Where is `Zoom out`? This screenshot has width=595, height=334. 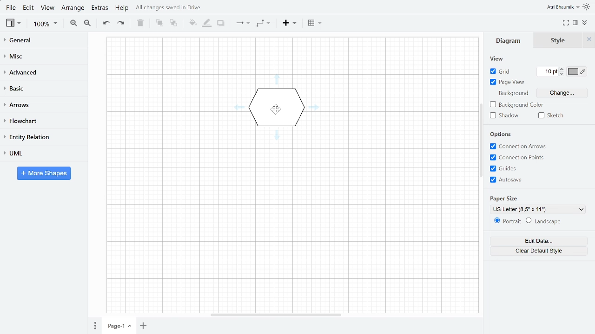
Zoom out is located at coordinates (87, 23).